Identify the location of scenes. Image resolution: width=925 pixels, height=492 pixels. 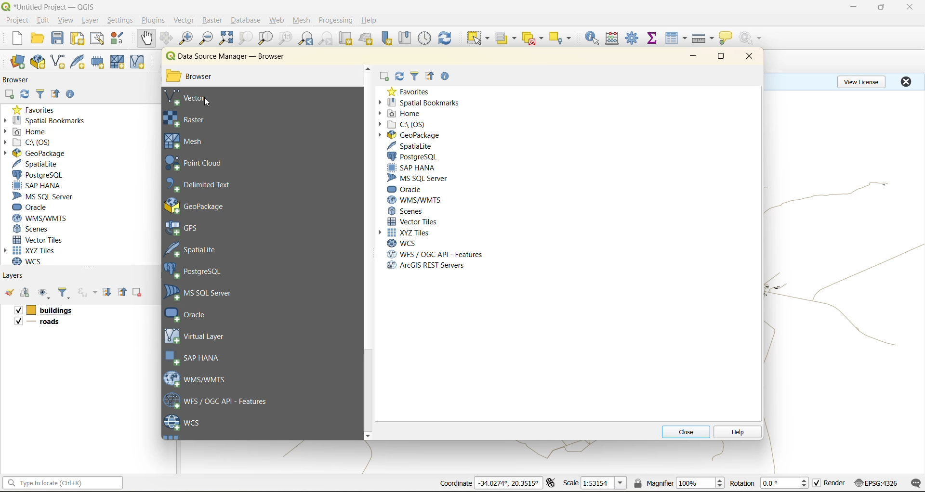
(407, 210).